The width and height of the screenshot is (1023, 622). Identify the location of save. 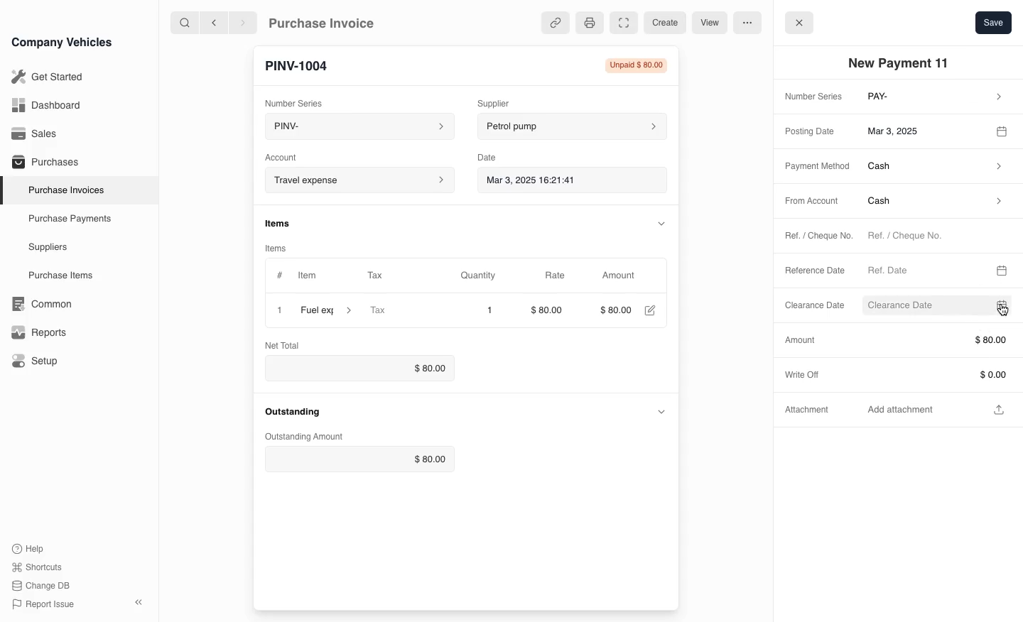
(993, 22).